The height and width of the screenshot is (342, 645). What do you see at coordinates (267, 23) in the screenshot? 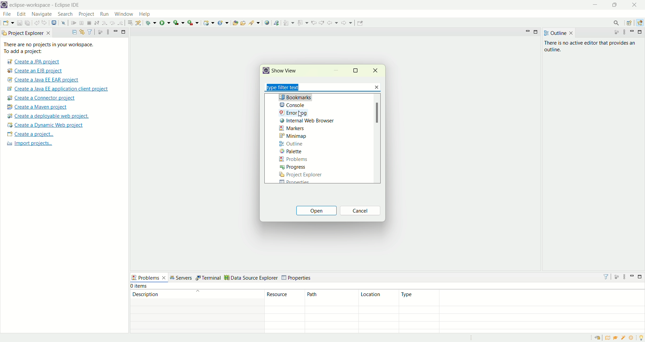
I see `open web browser` at bounding box center [267, 23].